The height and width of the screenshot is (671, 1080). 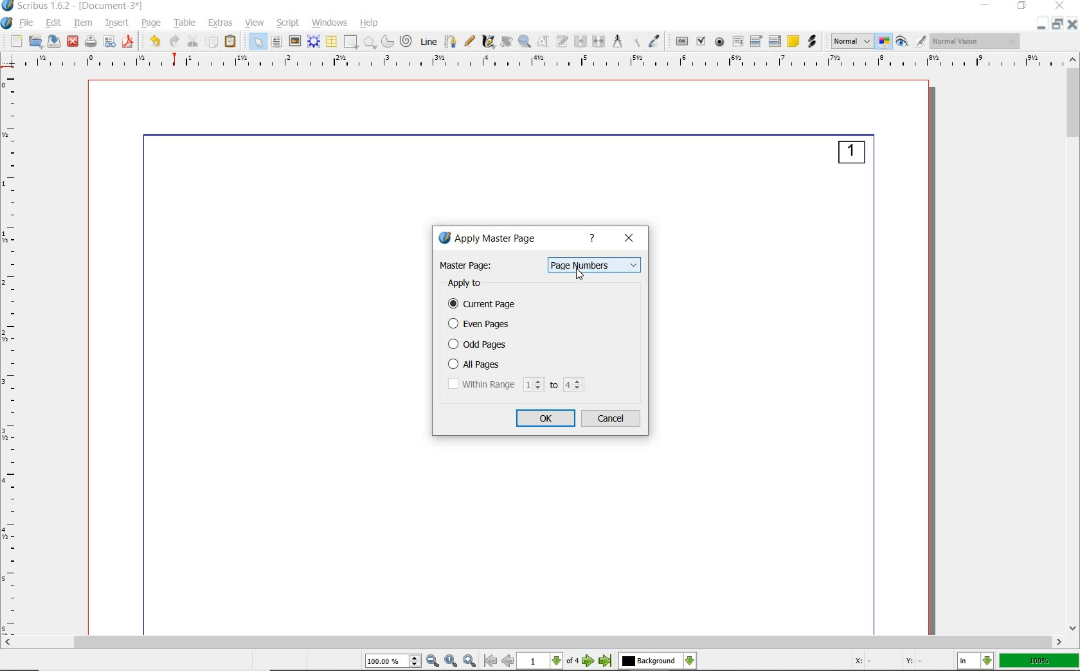 I want to click on apply master page, so click(x=495, y=239).